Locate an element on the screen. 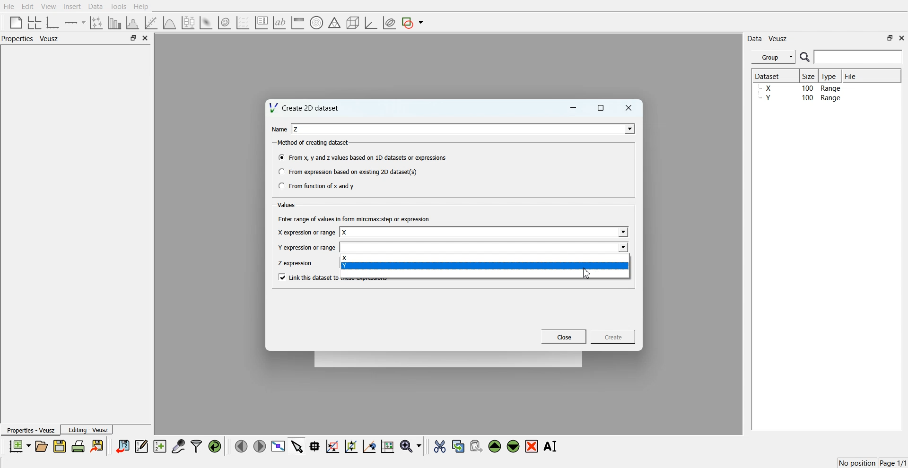 The width and height of the screenshot is (908, 468). New document is located at coordinates (19, 446).